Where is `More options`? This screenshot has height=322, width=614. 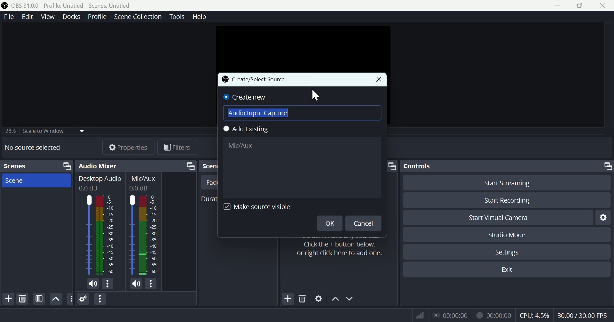 More options is located at coordinates (152, 284).